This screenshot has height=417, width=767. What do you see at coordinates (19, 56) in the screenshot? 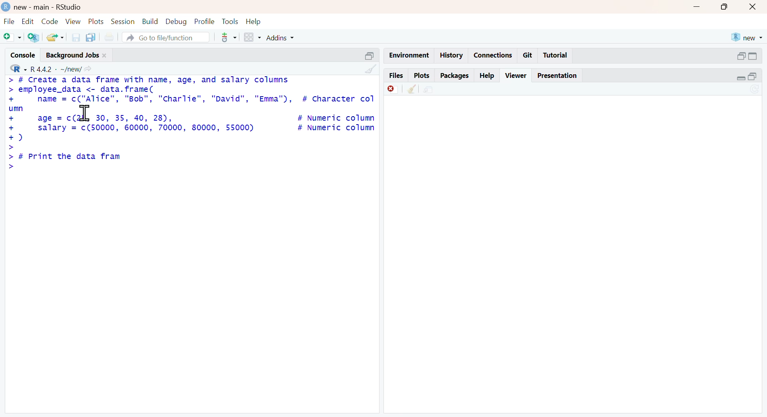
I see `Console` at bounding box center [19, 56].